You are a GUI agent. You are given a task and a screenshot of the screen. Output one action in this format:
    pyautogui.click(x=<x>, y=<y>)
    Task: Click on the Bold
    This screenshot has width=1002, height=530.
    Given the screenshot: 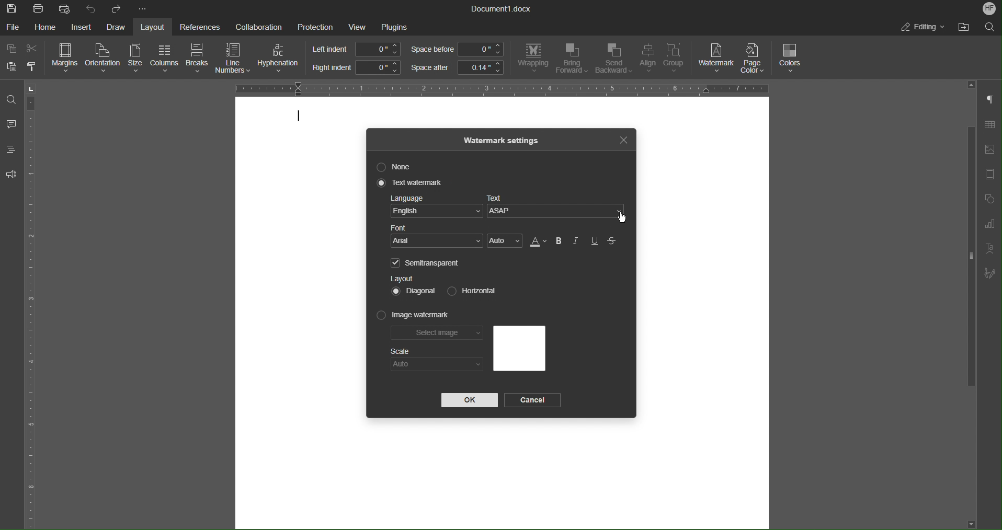 What is the action you would take?
    pyautogui.click(x=559, y=241)
    